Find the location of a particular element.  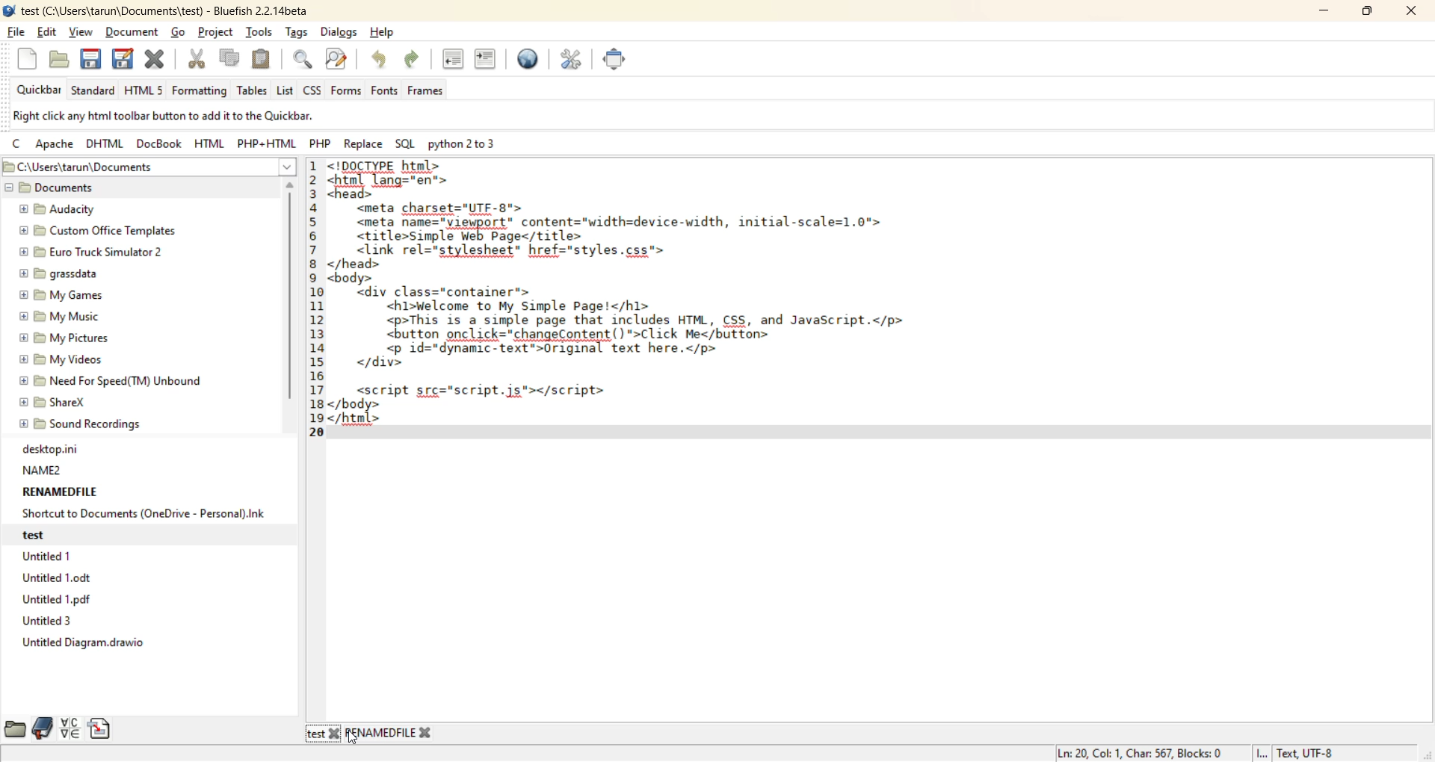

code editor is located at coordinates (648, 300).